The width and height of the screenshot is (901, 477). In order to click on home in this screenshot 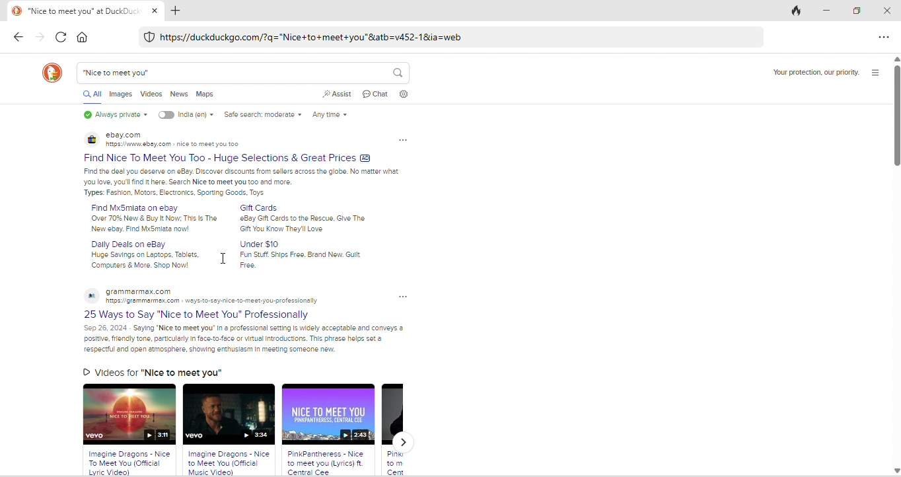, I will do `click(84, 38)`.